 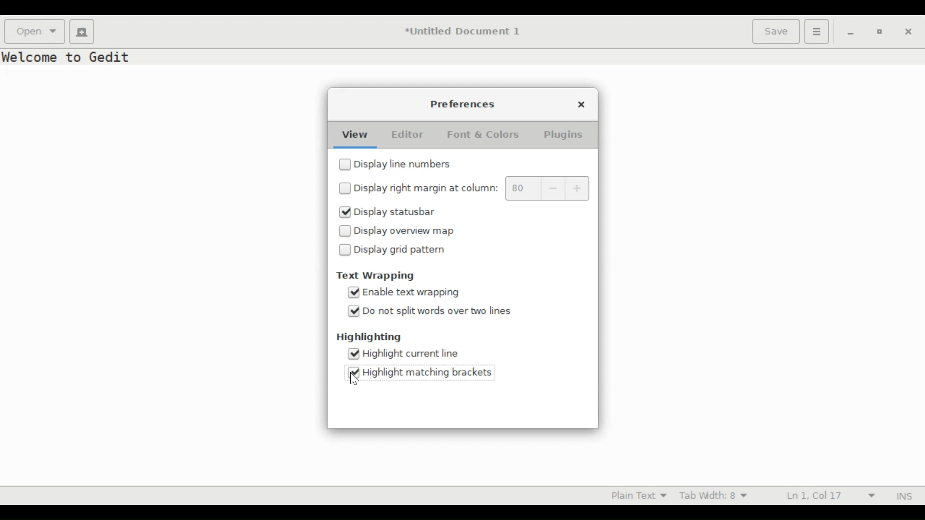 What do you see at coordinates (463, 32) in the screenshot?
I see `*Untitled Document 1` at bounding box center [463, 32].